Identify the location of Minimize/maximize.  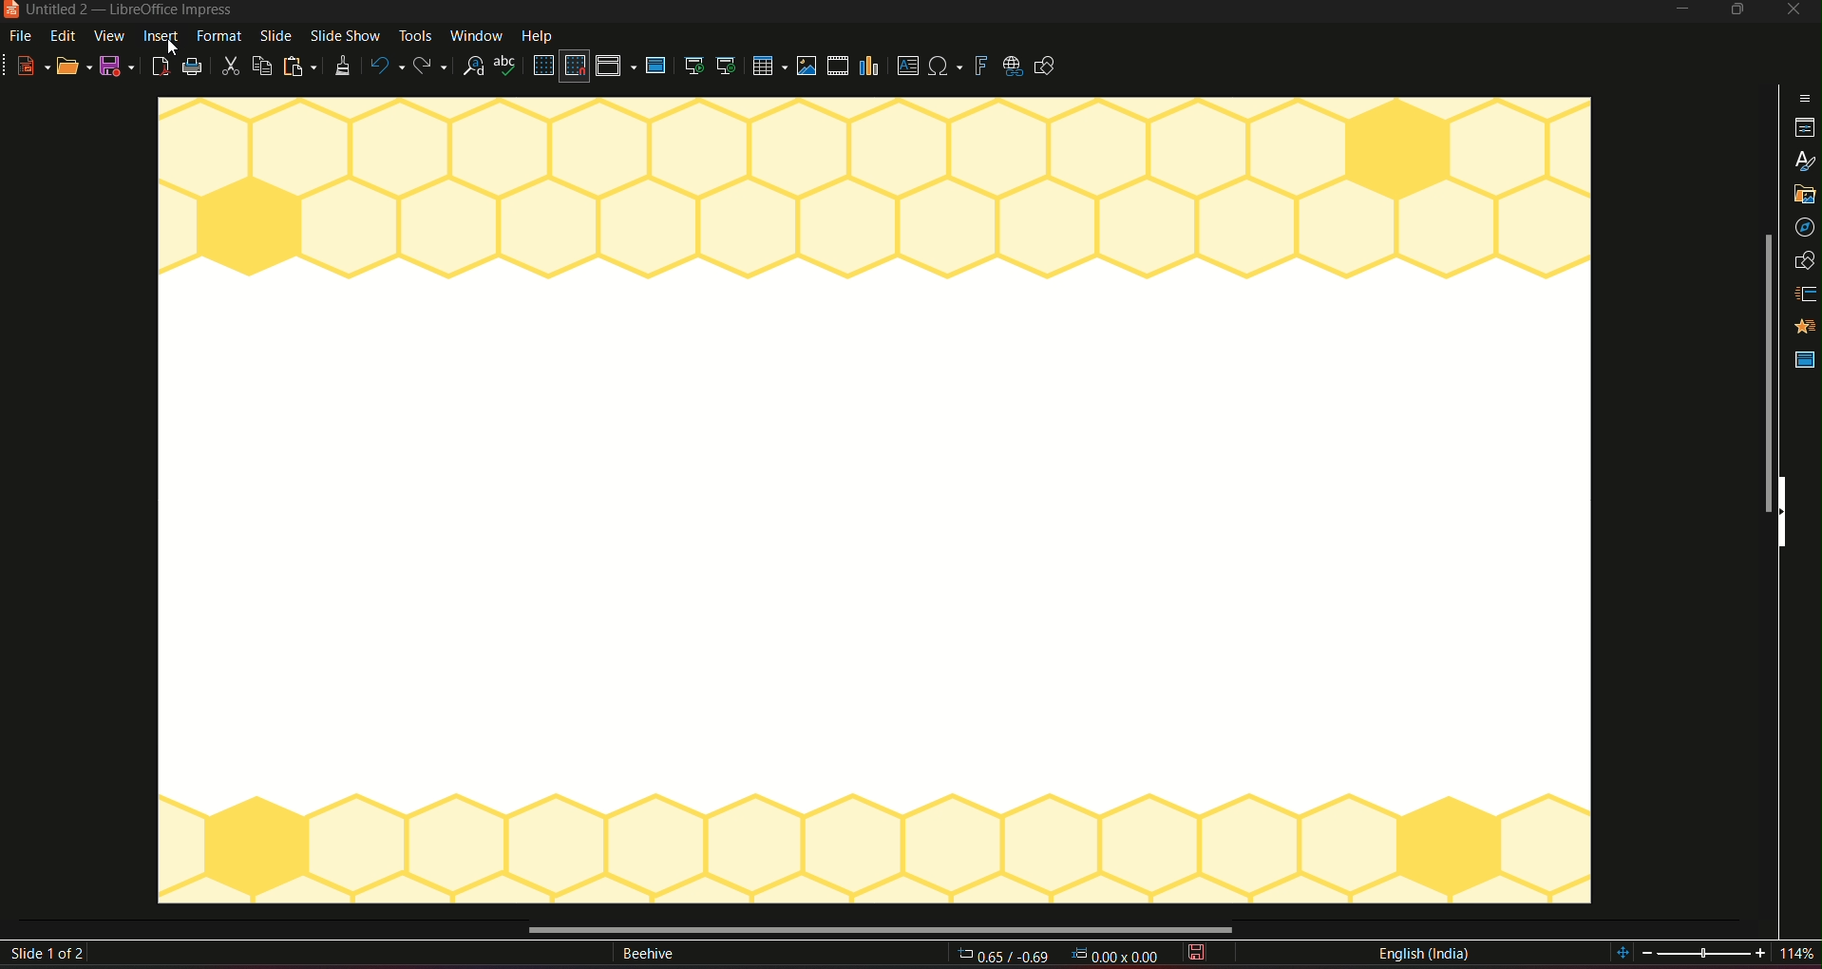
(1736, 10).